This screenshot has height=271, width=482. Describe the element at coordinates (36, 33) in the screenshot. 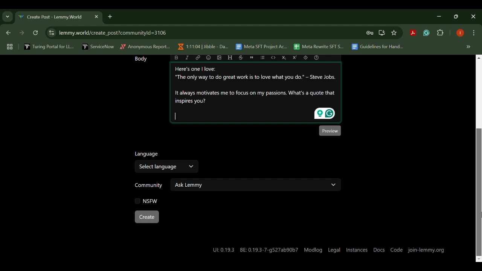

I see `Refresh Webpage` at that location.